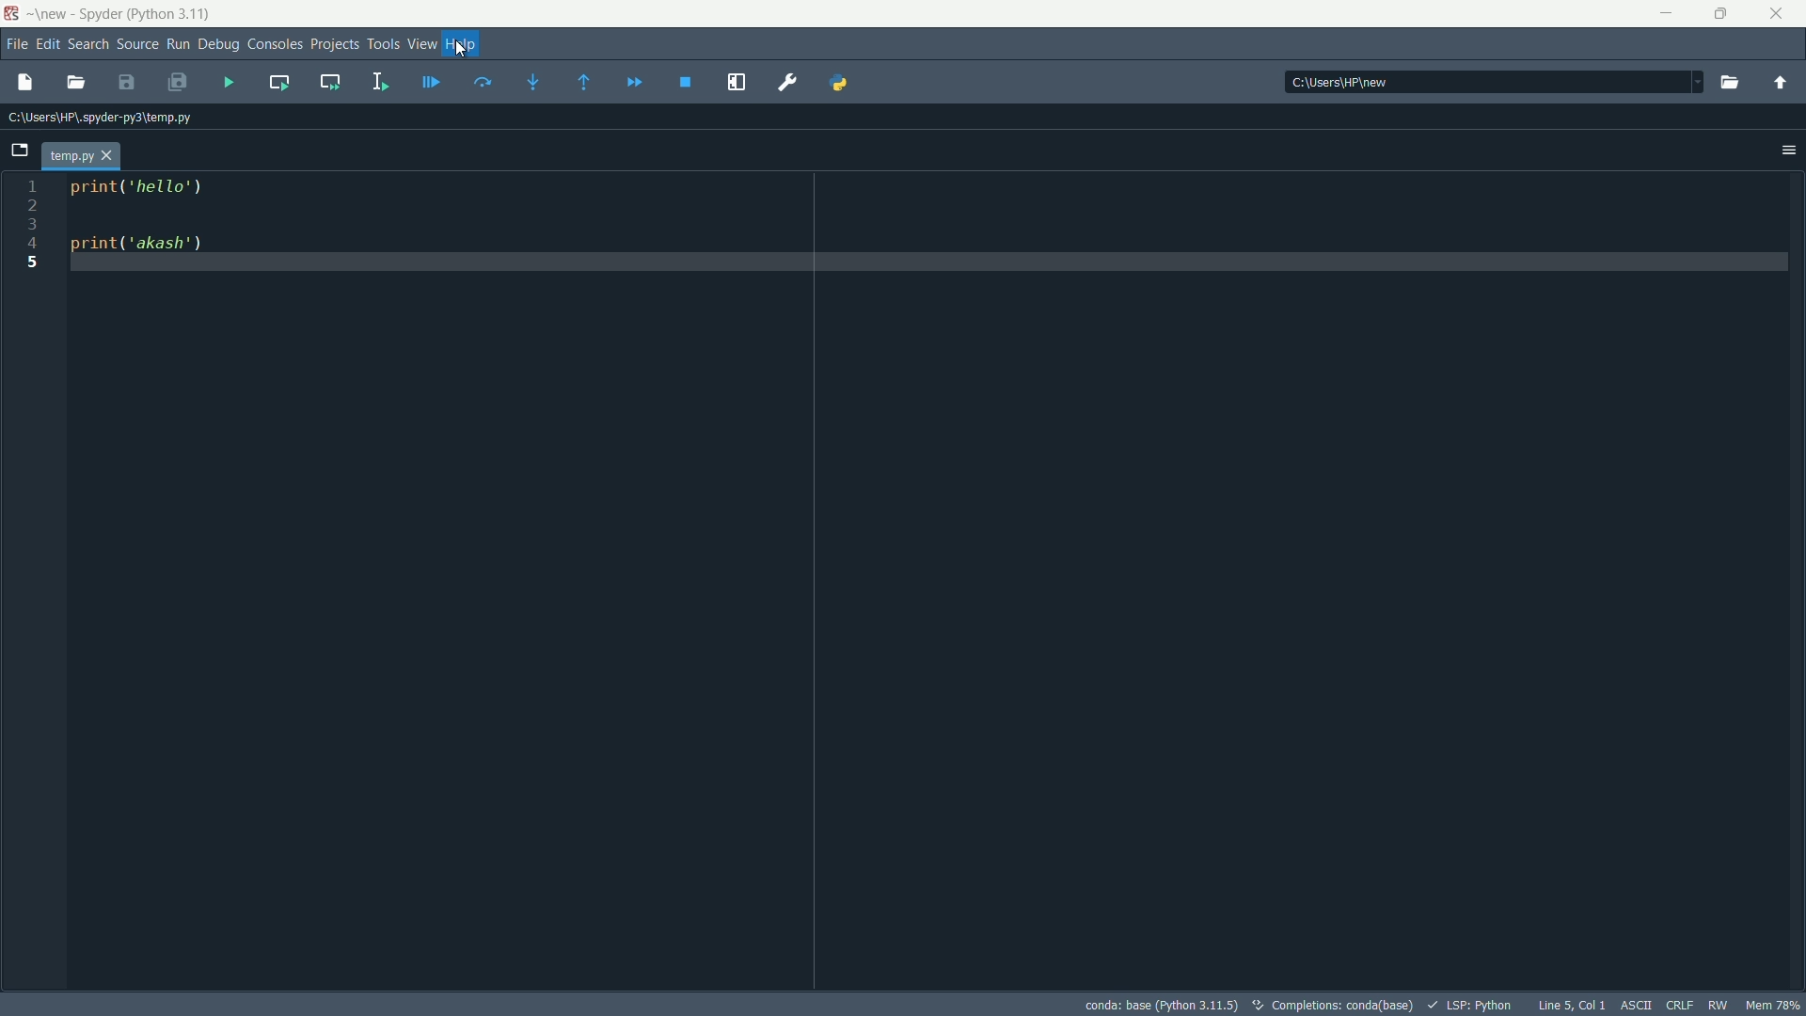  I want to click on run menu, so click(178, 44).